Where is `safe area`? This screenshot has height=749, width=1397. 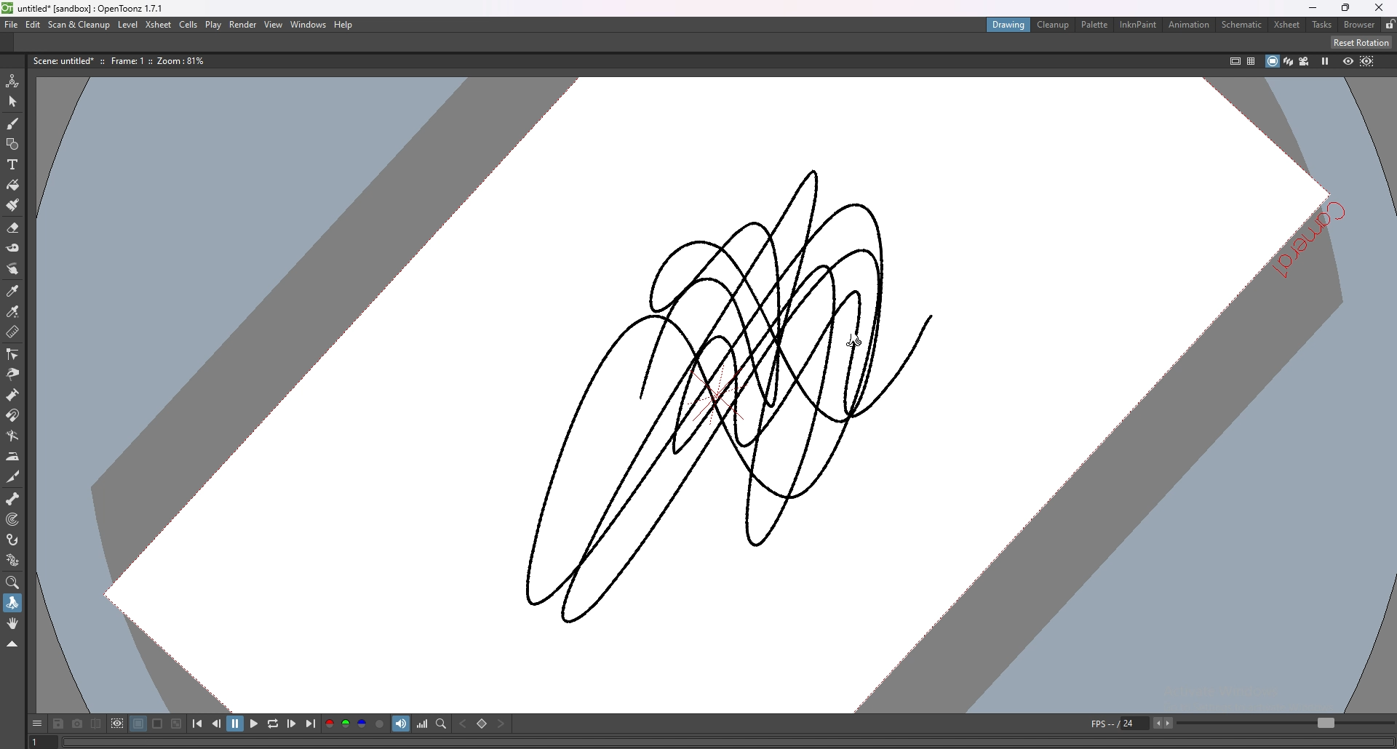
safe area is located at coordinates (1235, 60).